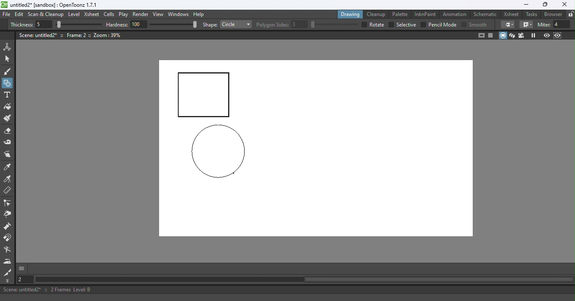 Image resolution: width=575 pixels, height=301 pixels. What do you see at coordinates (9, 143) in the screenshot?
I see `Tape tool` at bounding box center [9, 143].